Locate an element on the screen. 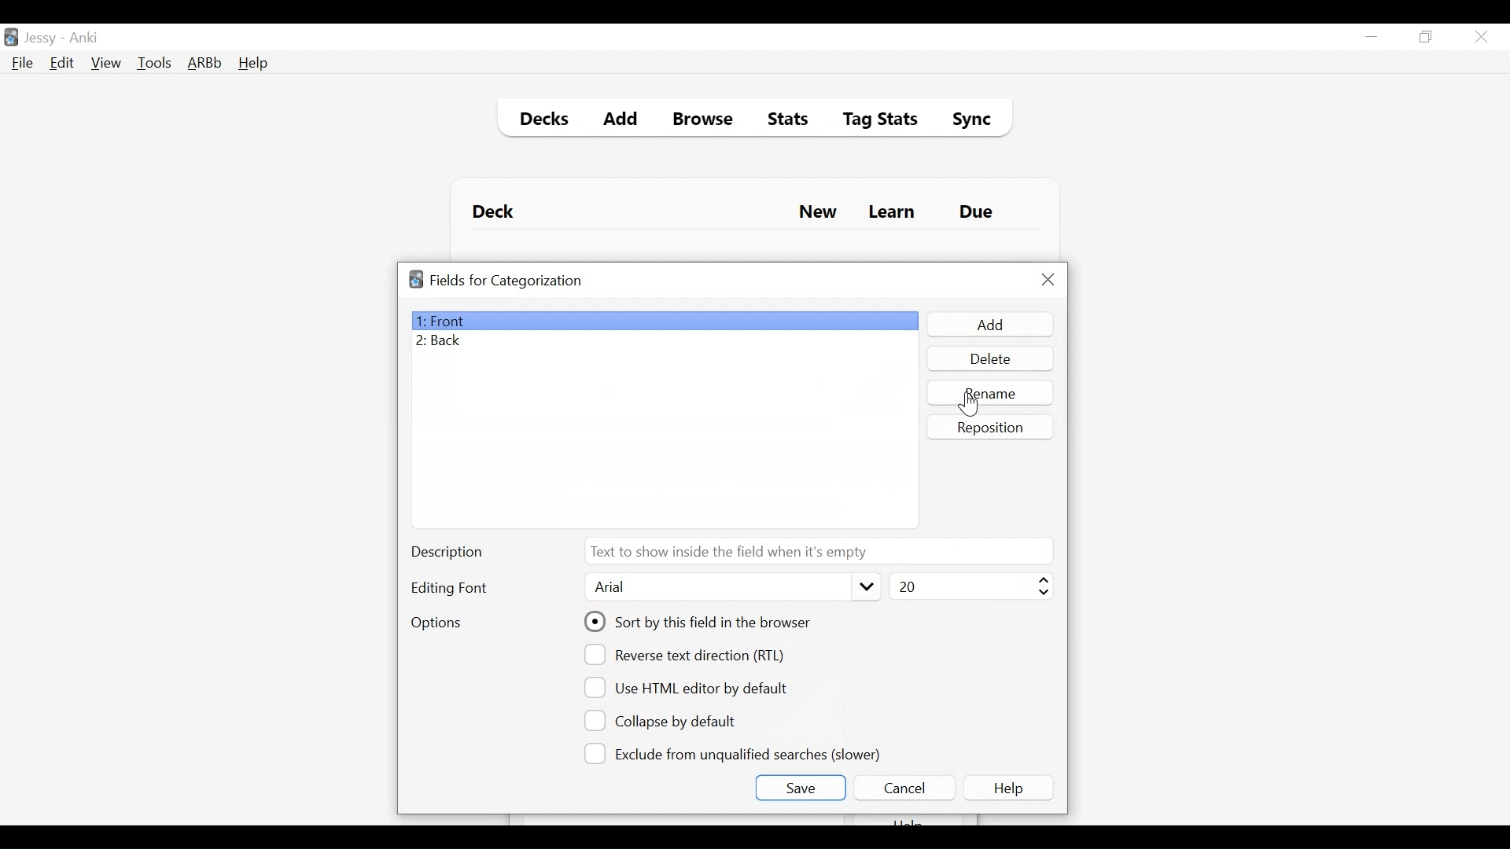  Stats is located at coordinates (783, 119).